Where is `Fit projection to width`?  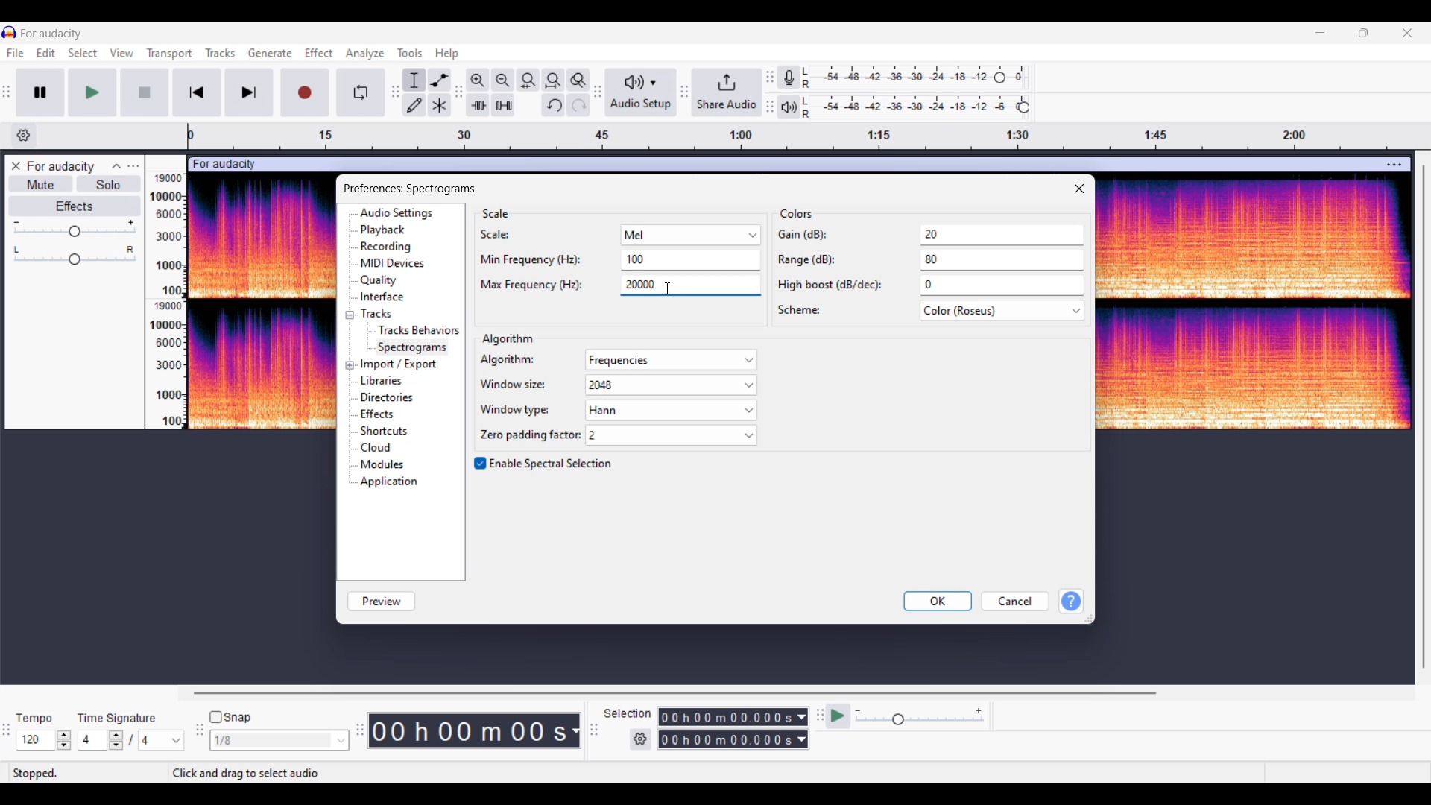 Fit projection to width is located at coordinates (554, 80).